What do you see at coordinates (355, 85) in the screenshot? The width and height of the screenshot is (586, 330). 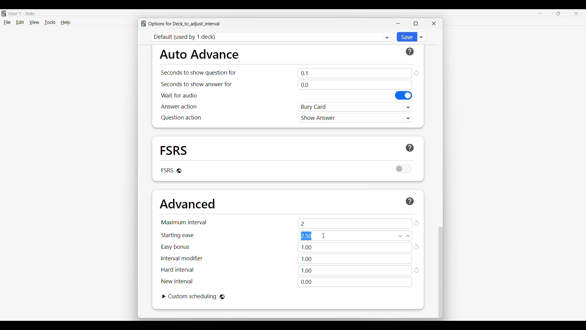 I see `0.0` at bounding box center [355, 85].